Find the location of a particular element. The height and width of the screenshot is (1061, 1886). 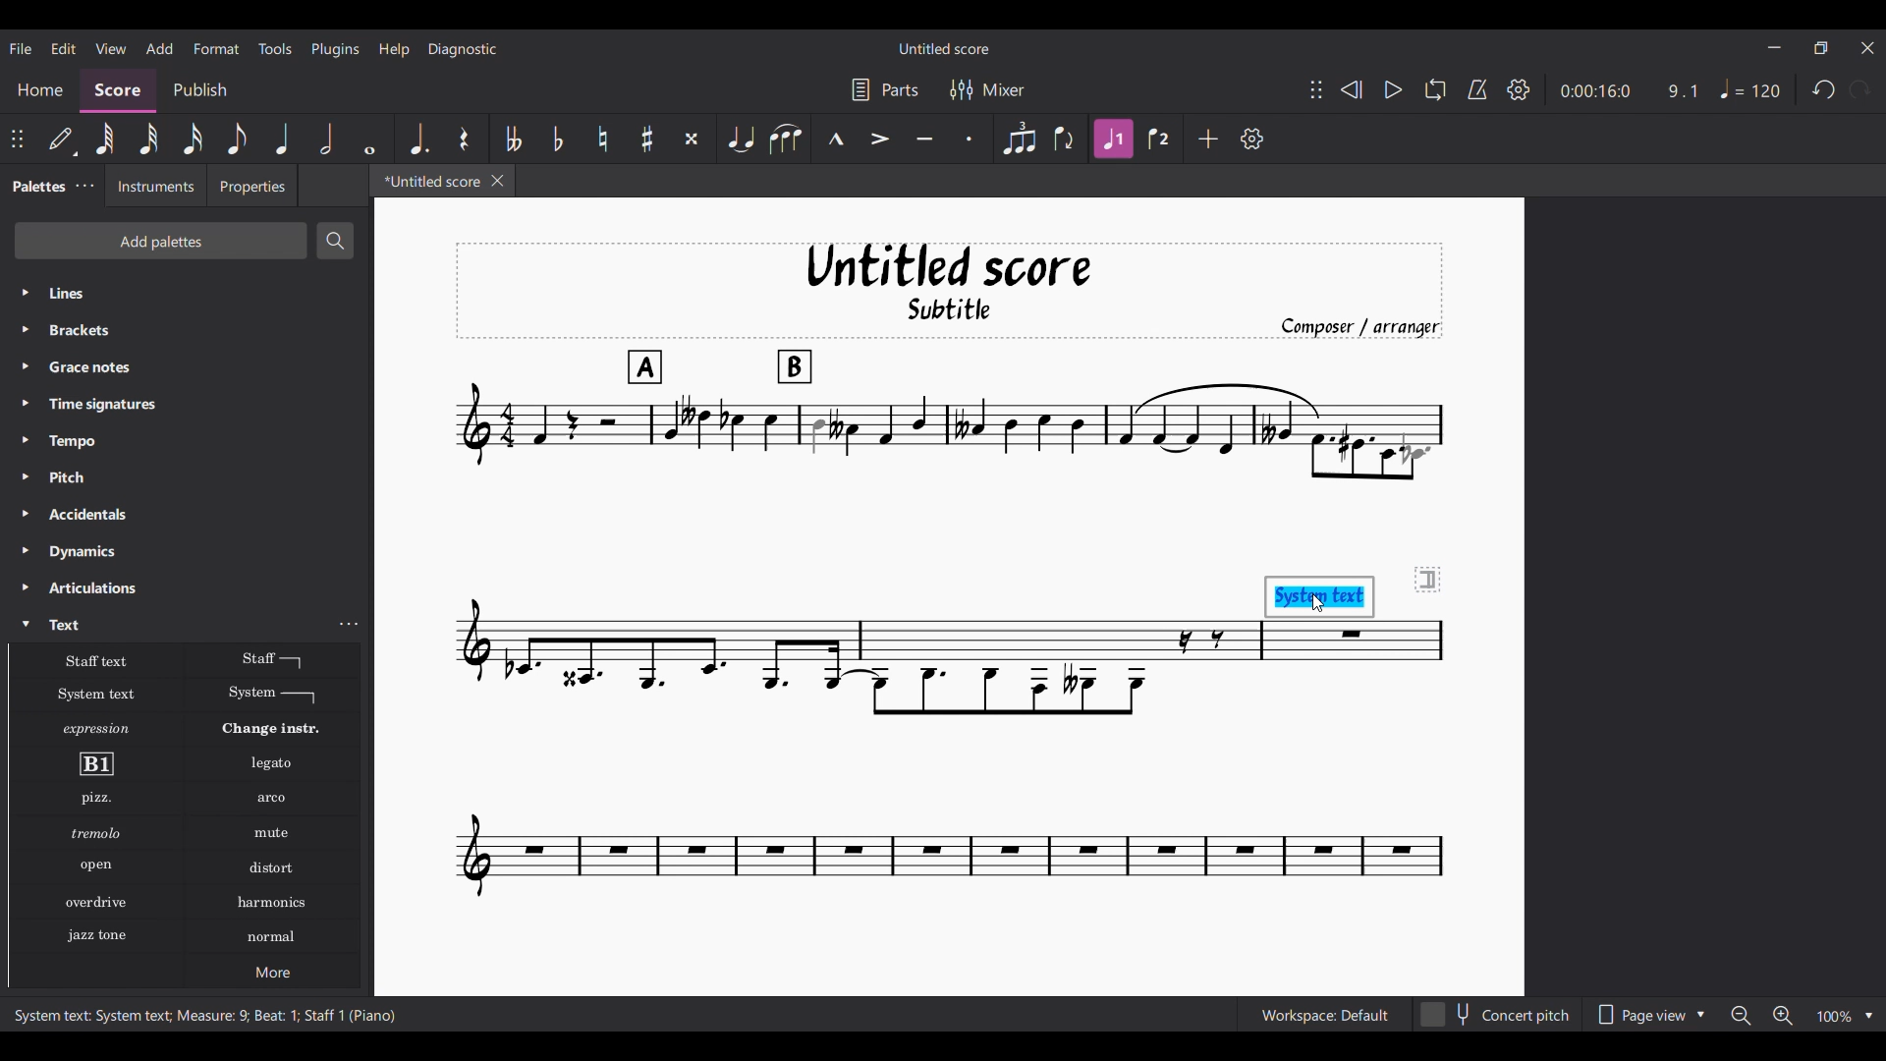

Brackets is located at coordinates (186, 330).